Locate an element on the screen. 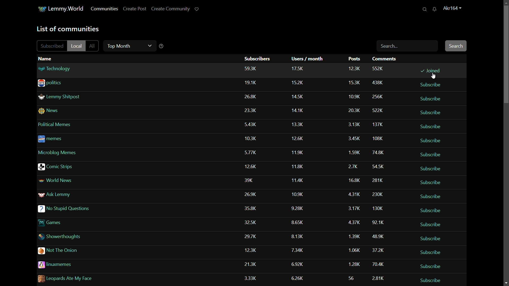 This screenshot has width=509, height=286. subscribe/unsubscribe is located at coordinates (434, 265).